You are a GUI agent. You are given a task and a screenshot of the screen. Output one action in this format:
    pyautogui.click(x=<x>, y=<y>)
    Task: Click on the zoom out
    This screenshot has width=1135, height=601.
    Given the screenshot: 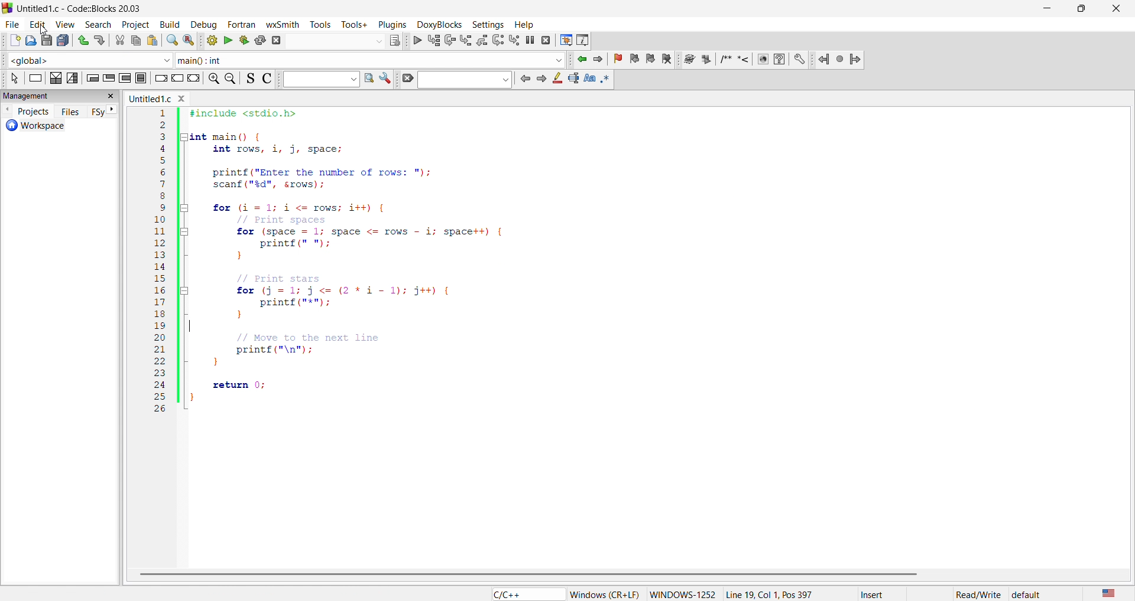 What is the action you would take?
    pyautogui.click(x=232, y=79)
    